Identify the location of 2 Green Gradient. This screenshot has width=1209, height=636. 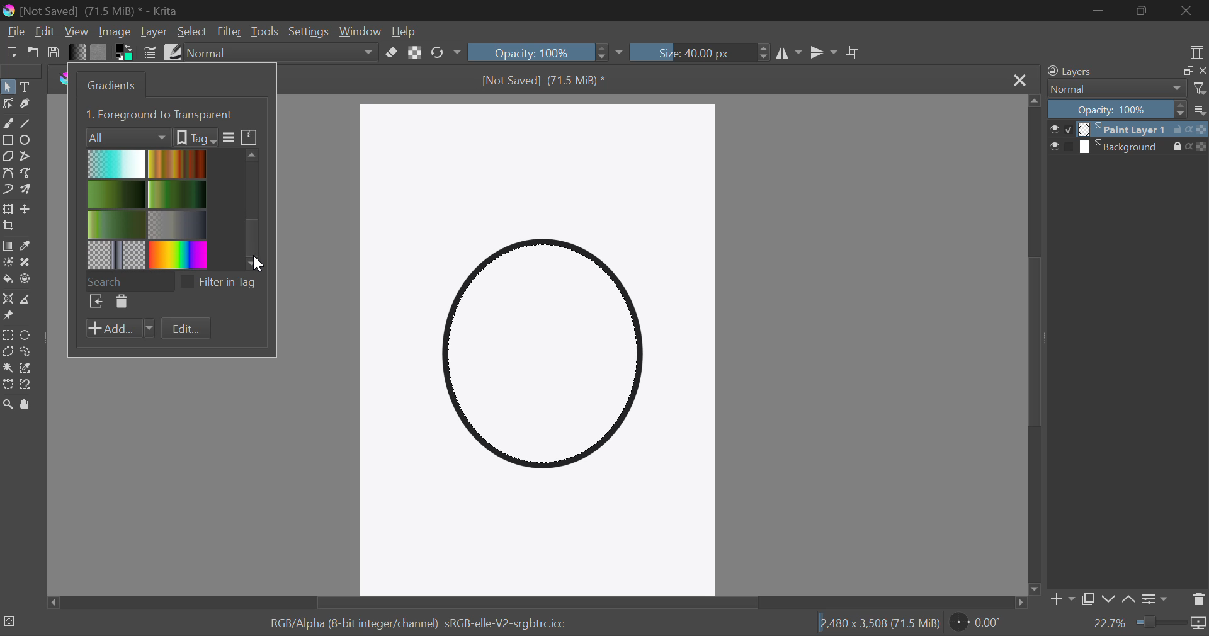
(118, 196).